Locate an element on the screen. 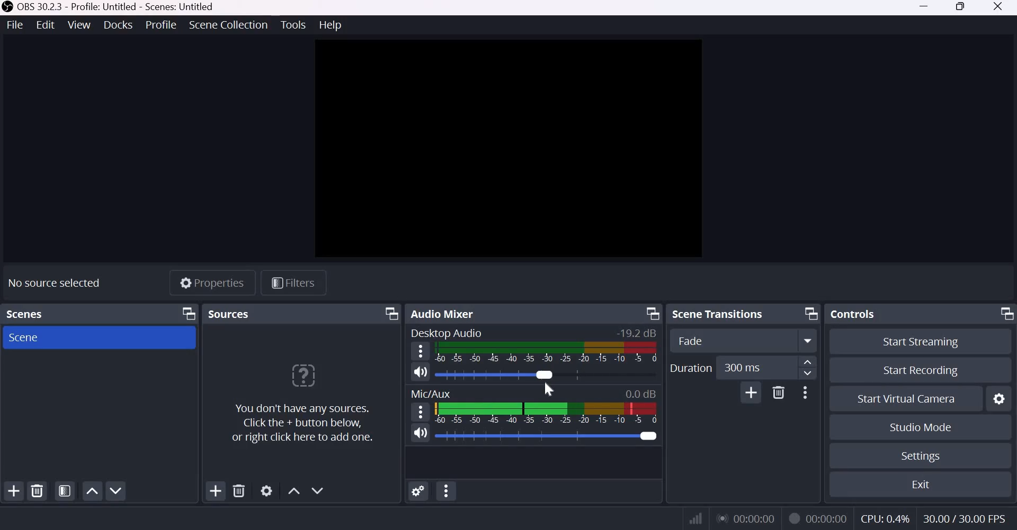  Controls is located at coordinates (854, 313).